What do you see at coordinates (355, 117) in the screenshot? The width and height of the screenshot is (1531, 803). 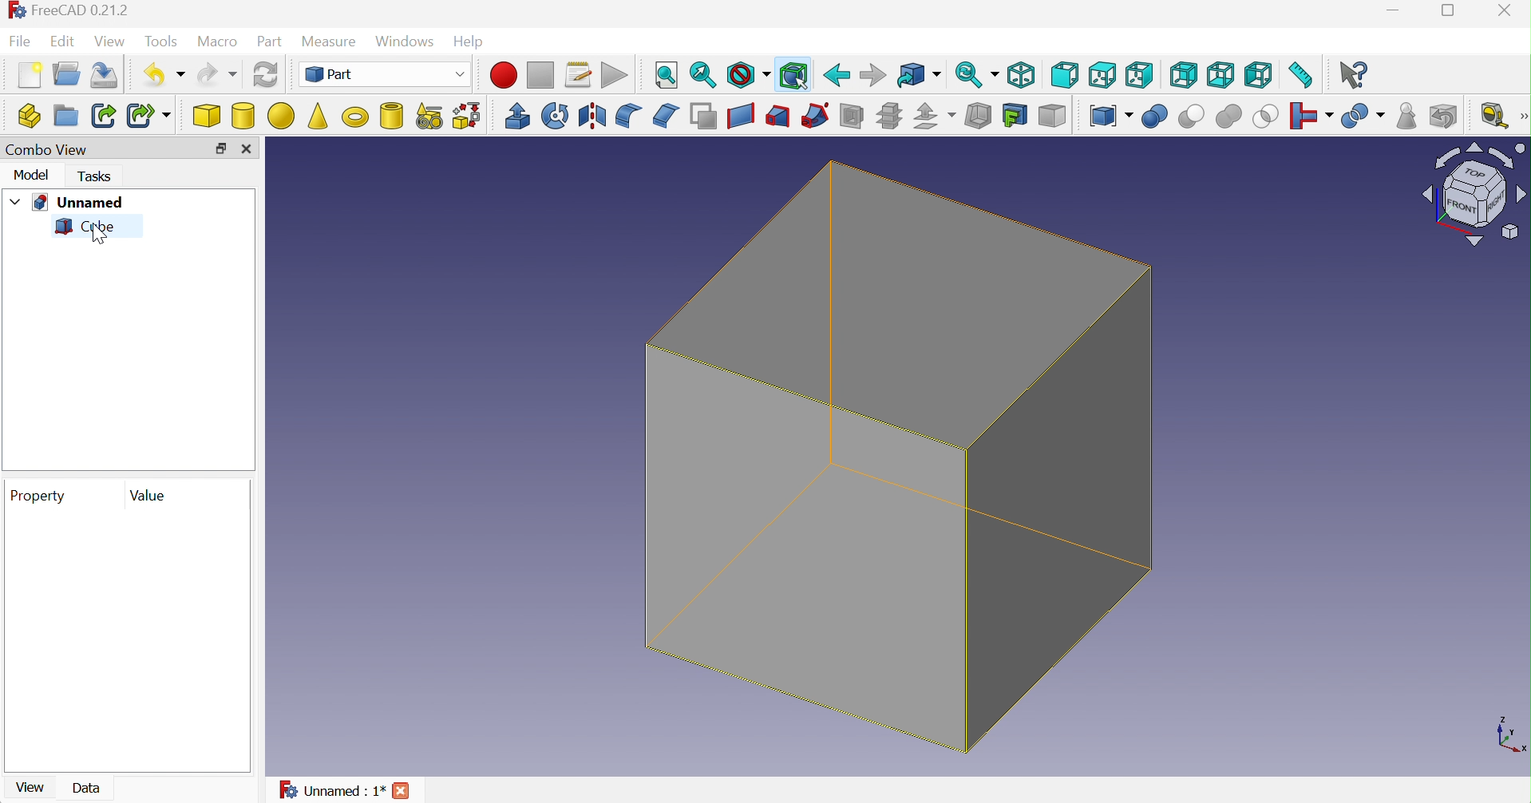 I see `Torus` at bounding box center [355, 117].